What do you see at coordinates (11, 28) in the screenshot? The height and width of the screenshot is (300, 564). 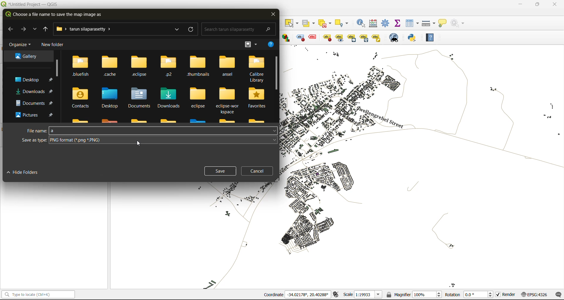 I see `back` at bounding box center [11, 28].